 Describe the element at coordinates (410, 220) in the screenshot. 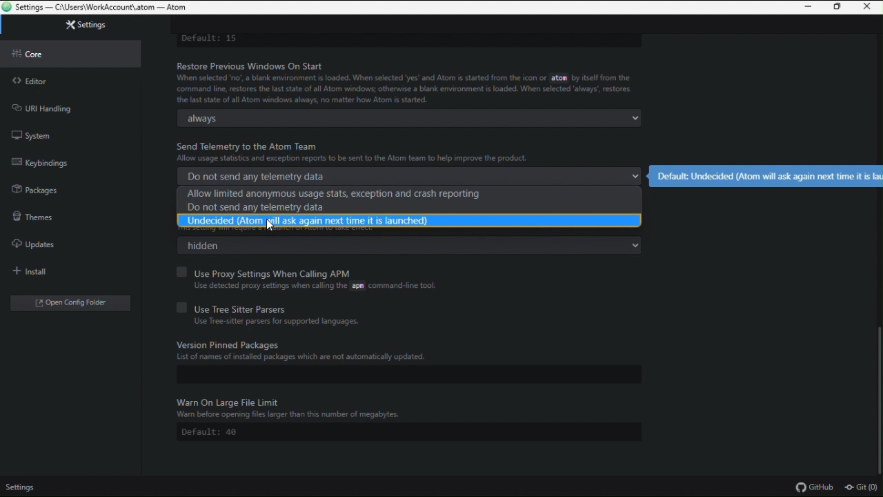

I see `undecided(Atom will ask again next time it is launched.` at that location.